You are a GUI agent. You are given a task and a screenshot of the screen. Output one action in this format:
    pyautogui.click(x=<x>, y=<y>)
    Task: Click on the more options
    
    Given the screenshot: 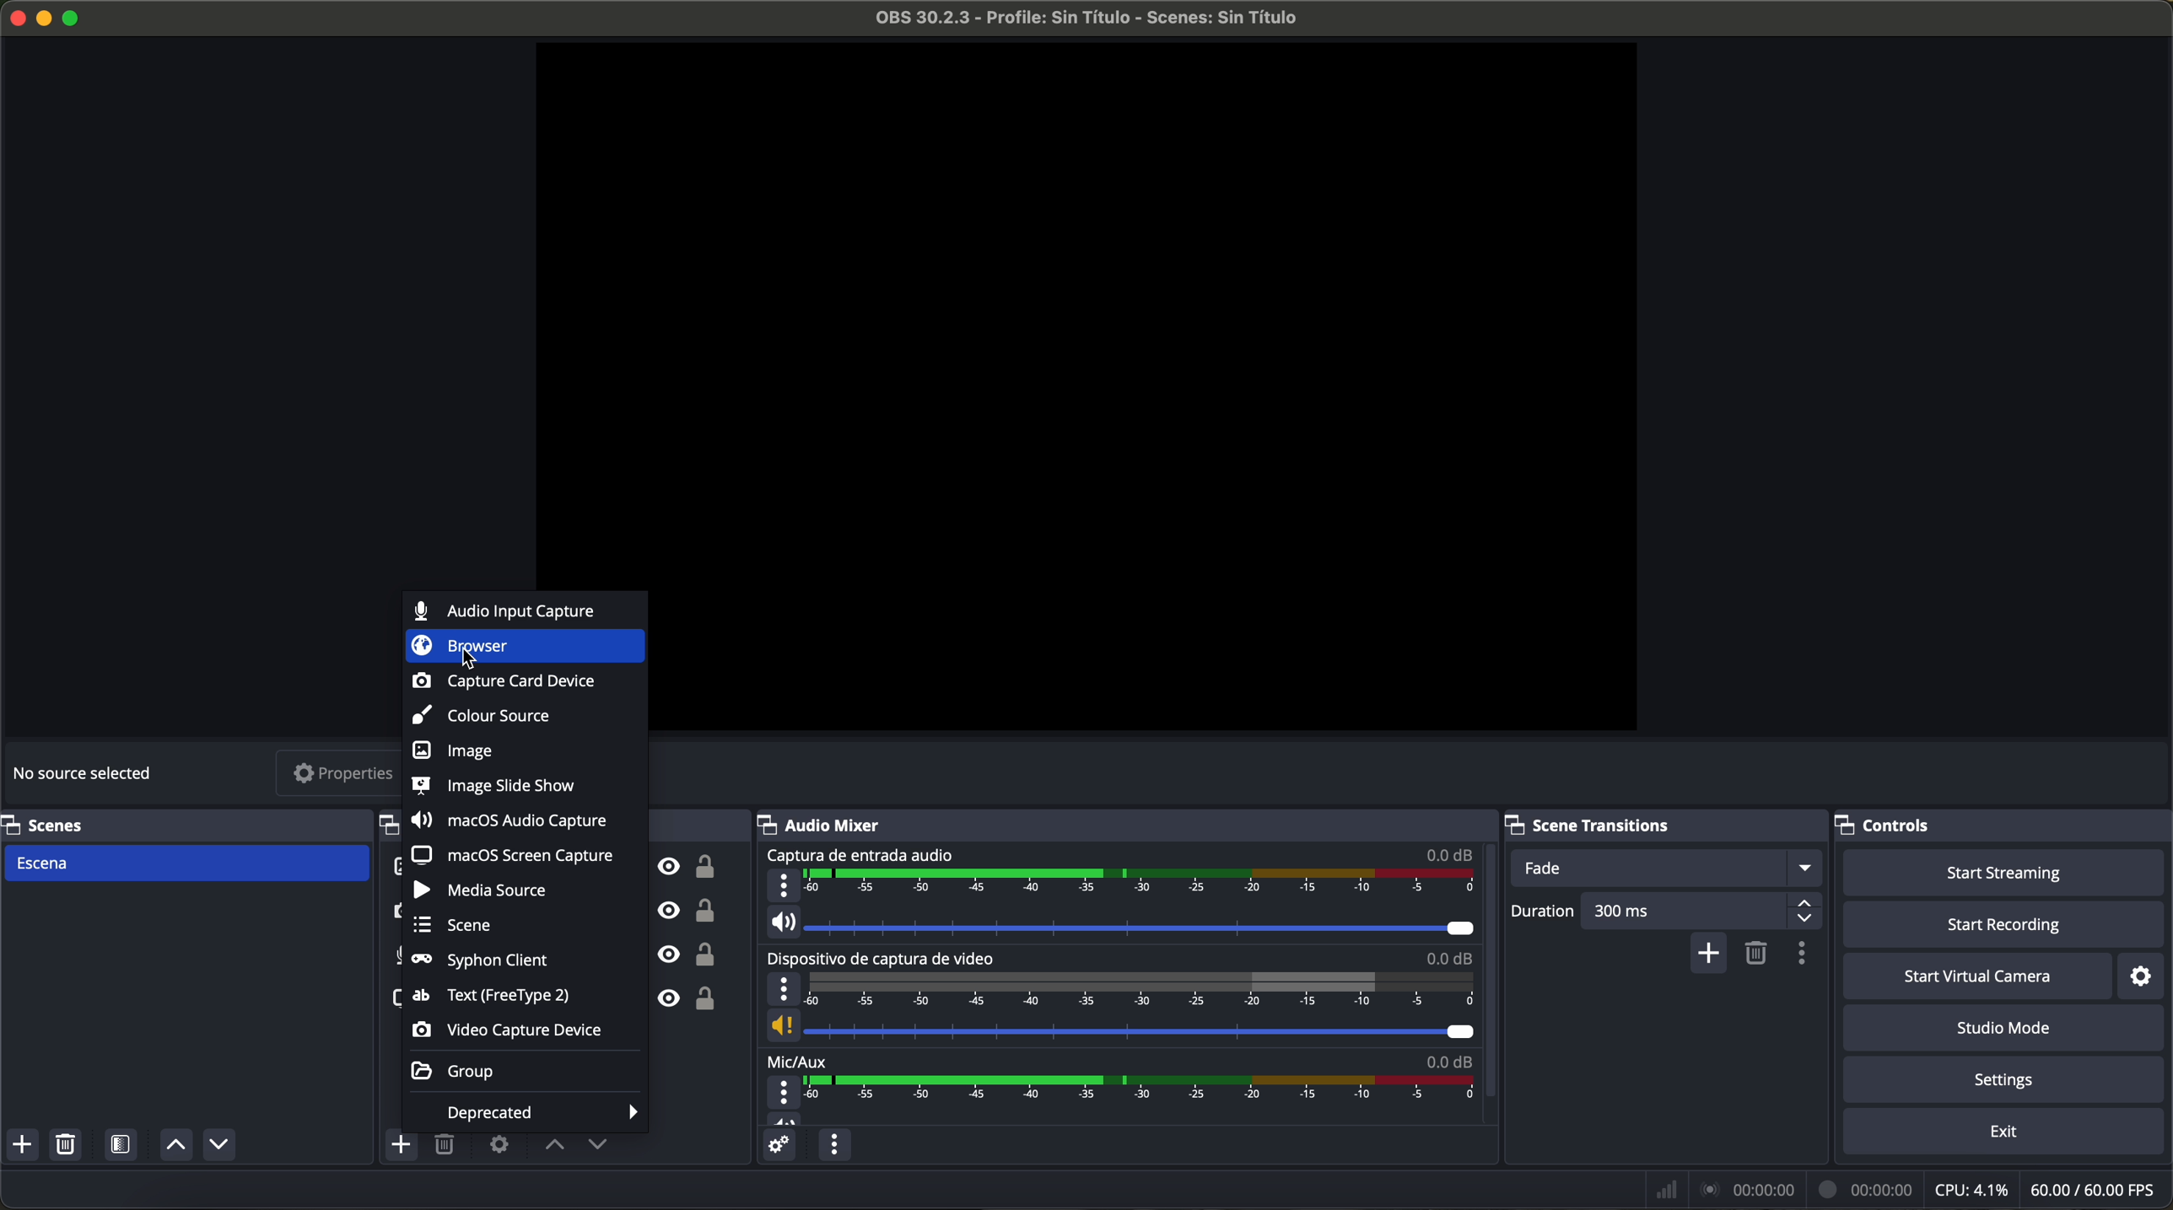 What is the action you would take?
    pyautogui.click(x=781, y=886)
    